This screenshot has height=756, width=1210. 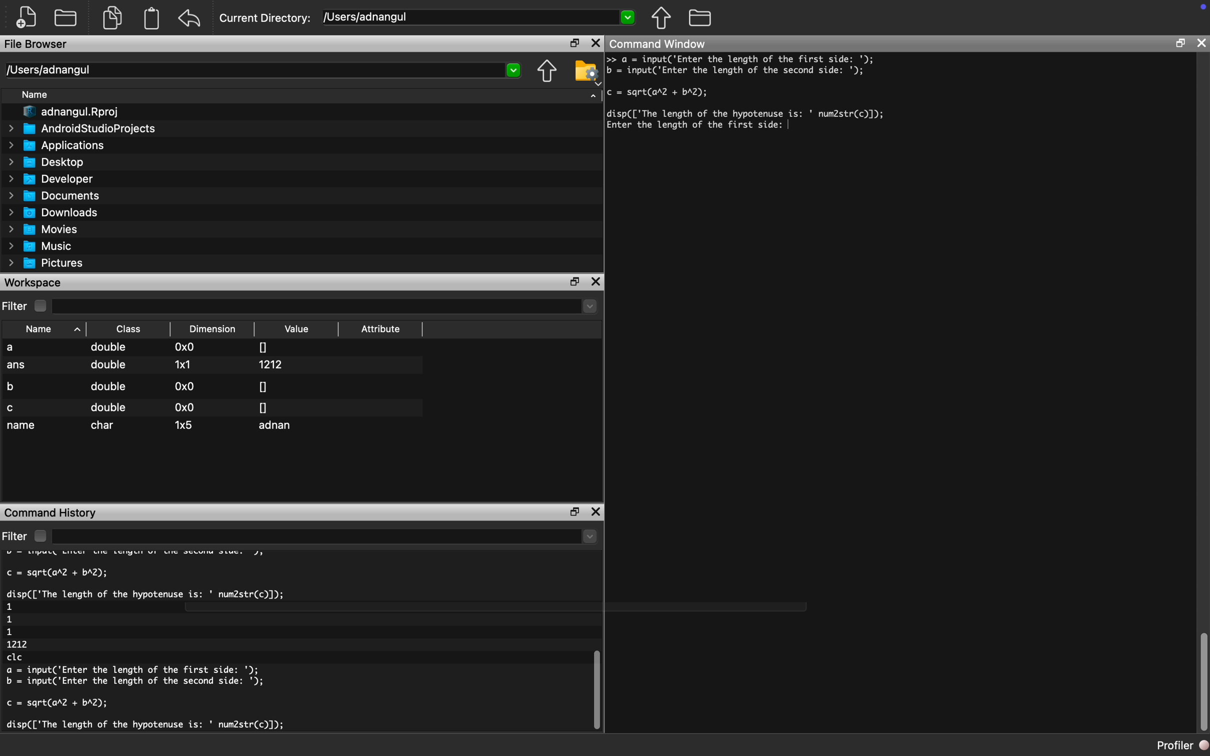 What do you see at coordinates (111, 16) in the screenshot?
I see `documents` at bounding box center [111, 16].